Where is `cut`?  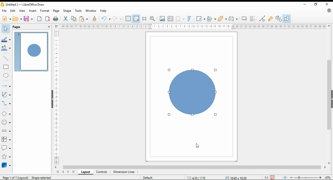 cut is located at coordinates (66, 18).